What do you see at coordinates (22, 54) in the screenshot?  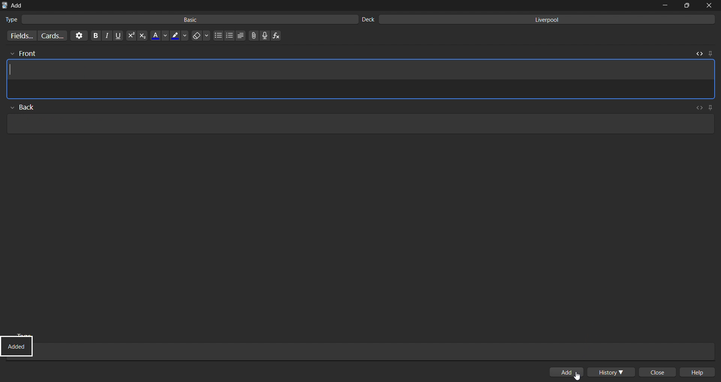 I see `front ` at bounding box center [22, 54].